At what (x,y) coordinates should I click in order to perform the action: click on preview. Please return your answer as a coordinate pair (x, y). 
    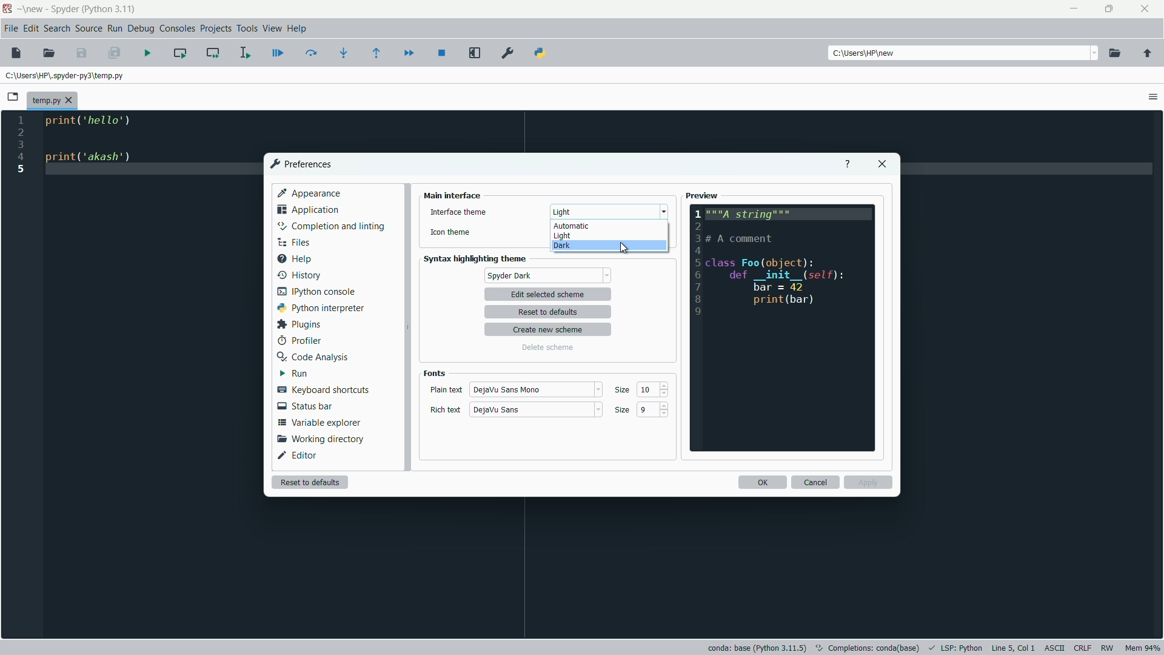
    Looking at the image, I should click on (703, 196).